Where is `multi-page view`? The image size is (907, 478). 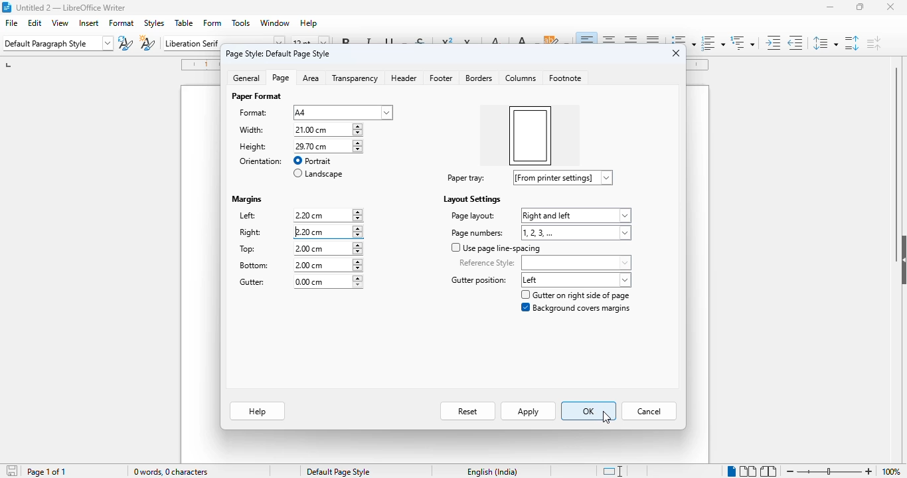 multi-page view is located at coordinates (748, 471).